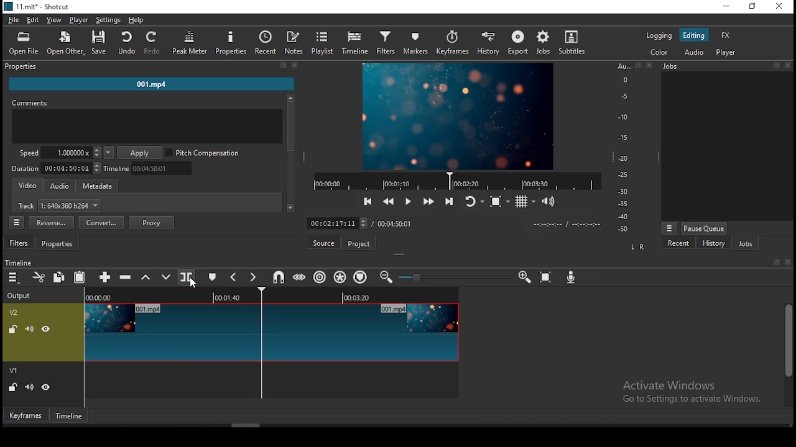 This screenshot has width=796, height=447. Describe the element at coordinates (574, 43) in the screenshot. I see `subtitles` at that location.